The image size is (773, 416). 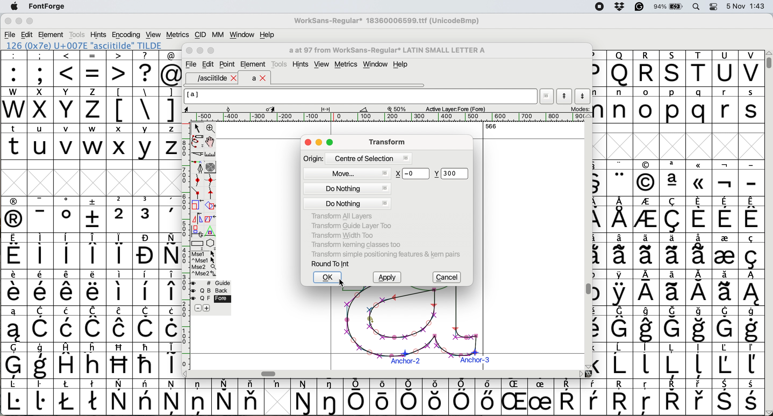 What do you see at coordinates (120, 287) in the screenshot?
I see `symbol` at bounding box center [120, 287].